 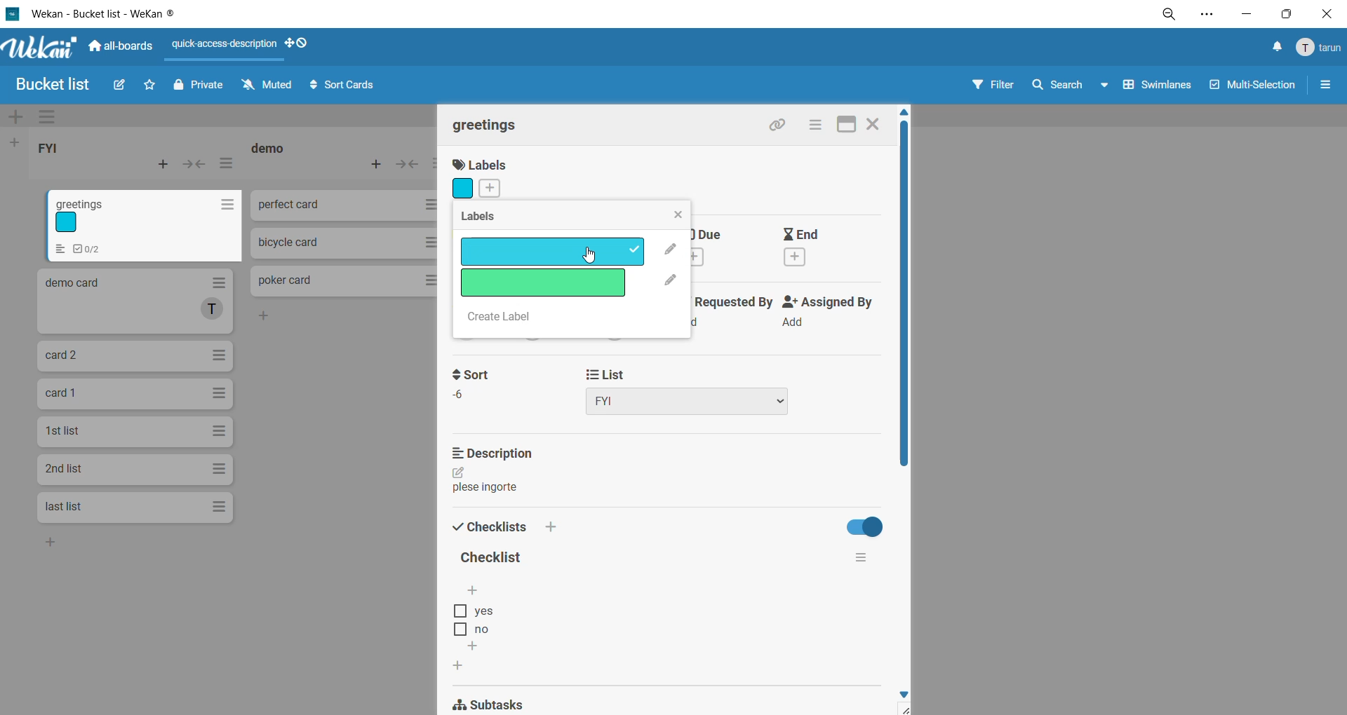 What do you see at coordinates (152, 86) in the screenshot?
I see `star` at bounding box center [152, 86].